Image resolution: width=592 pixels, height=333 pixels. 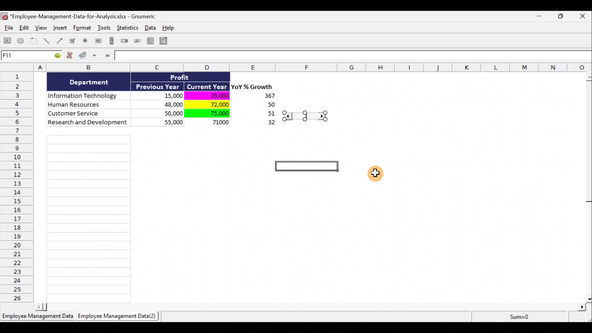 I want to click on Rows, so click(x=19, y=187).